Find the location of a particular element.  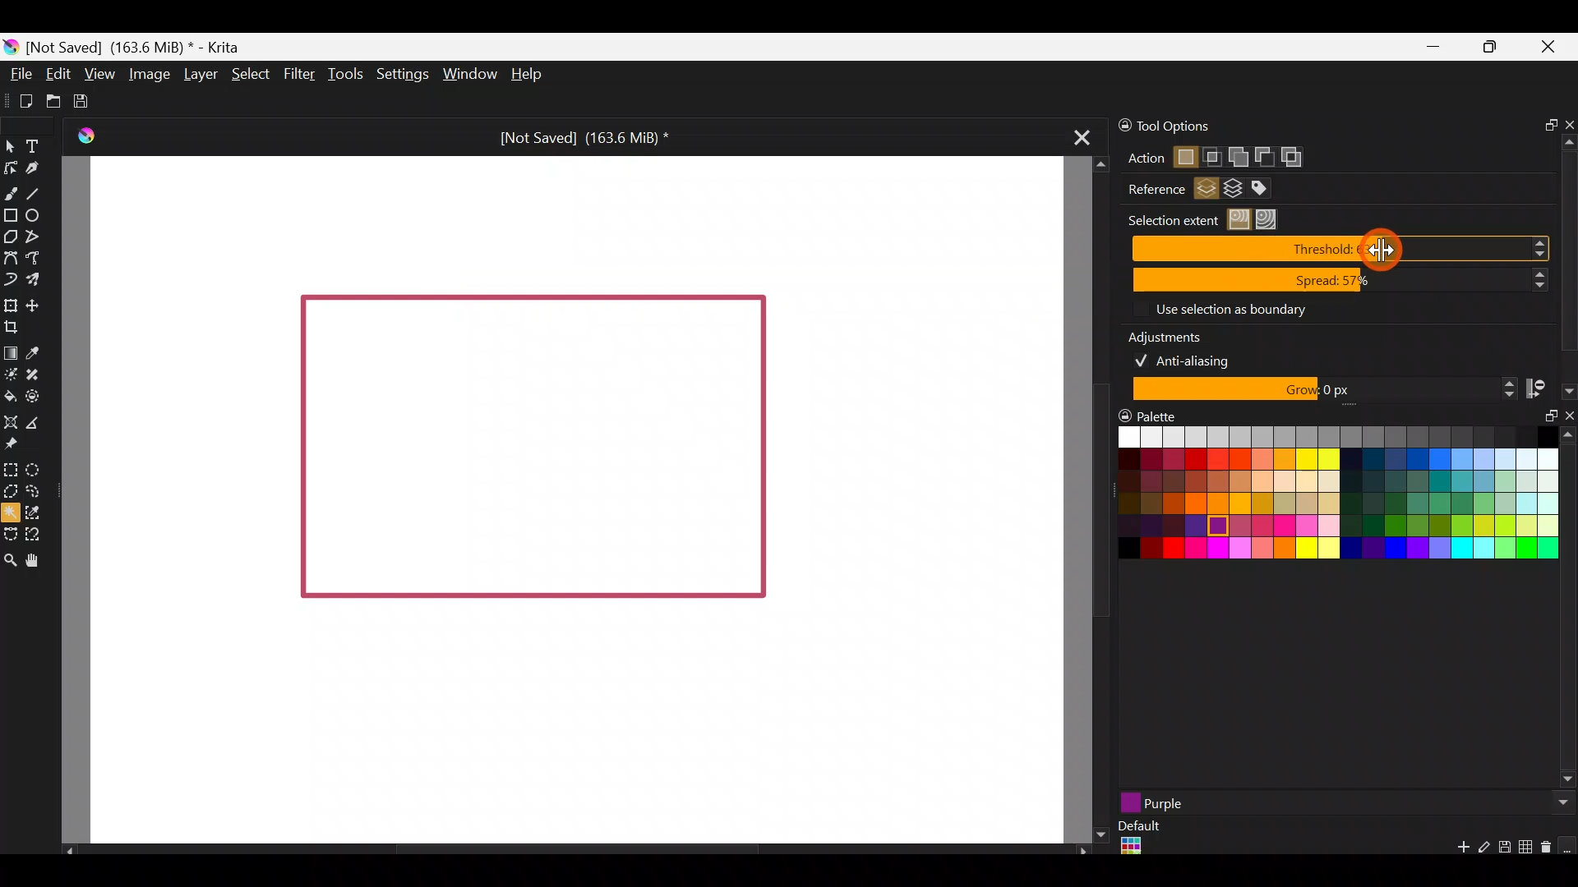

Save palette explicitly is located at coordinates (1503, 848).